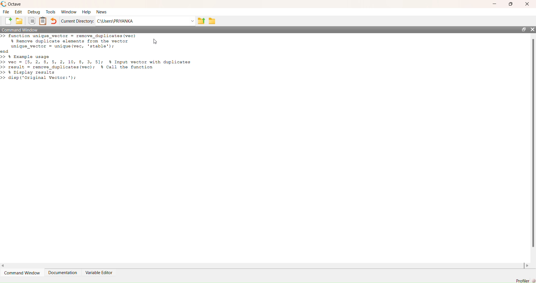 This screenshot has width=536, height=283. Describe the element at coordinates (511, 4) in the screenshot. I see `maximise` at that location.